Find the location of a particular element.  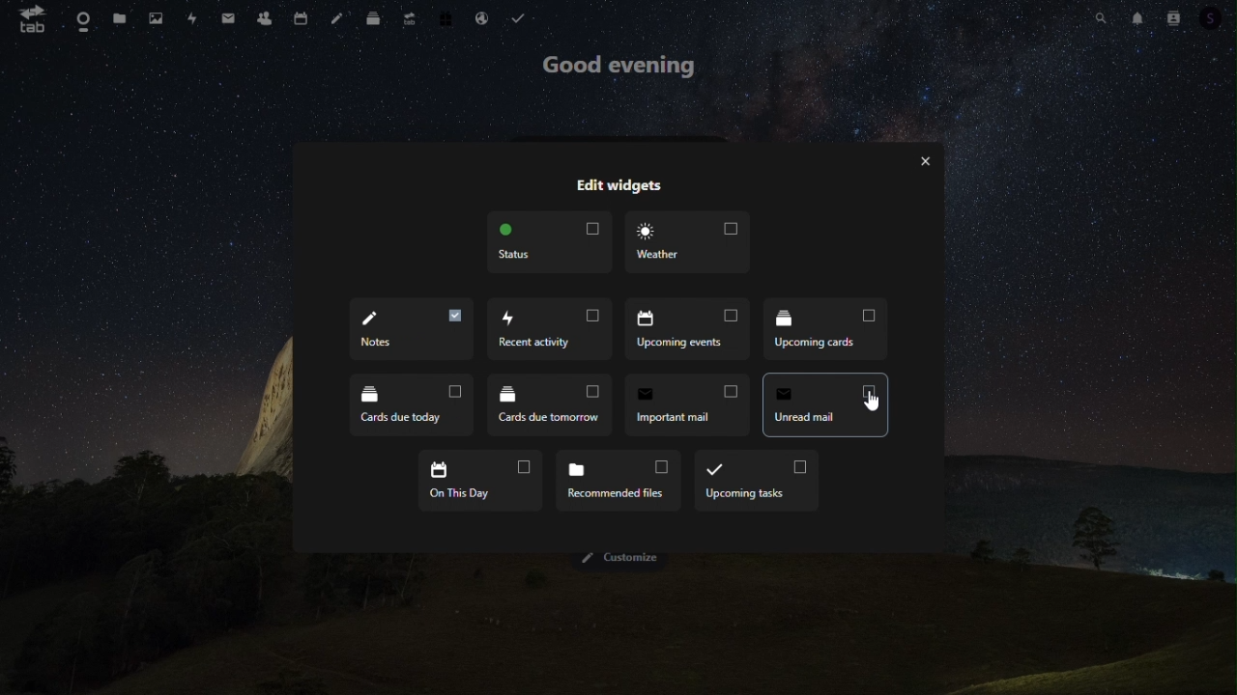

Notes  is located at coordinates (338, 18).